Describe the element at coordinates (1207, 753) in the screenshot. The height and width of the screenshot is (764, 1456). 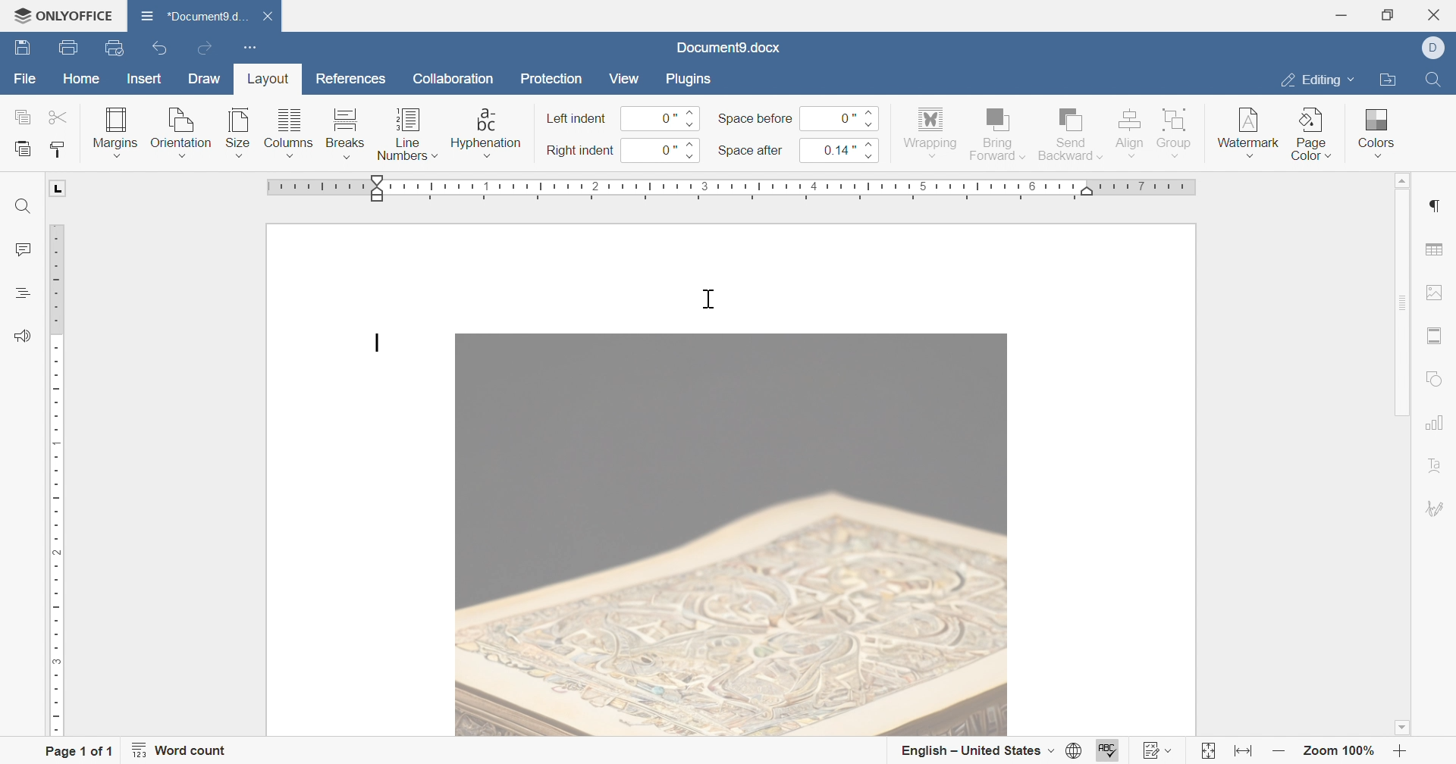
I see `fit to page` at that location.